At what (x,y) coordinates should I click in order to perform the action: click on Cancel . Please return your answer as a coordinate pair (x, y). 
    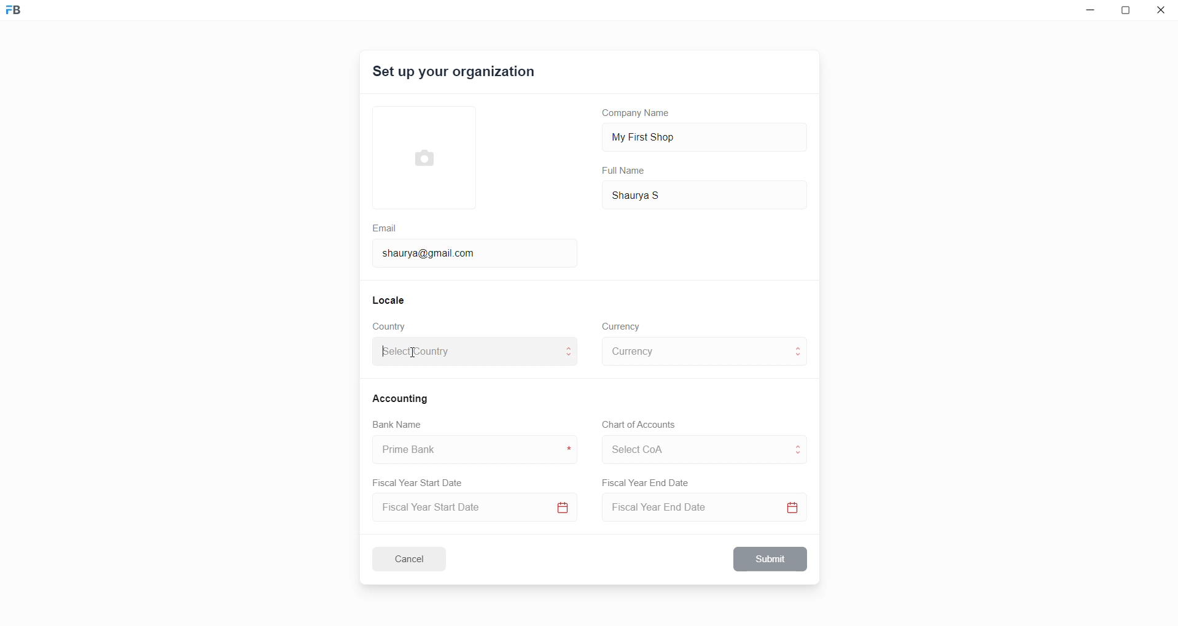
    Looking at the image, I should click on (417, 558).